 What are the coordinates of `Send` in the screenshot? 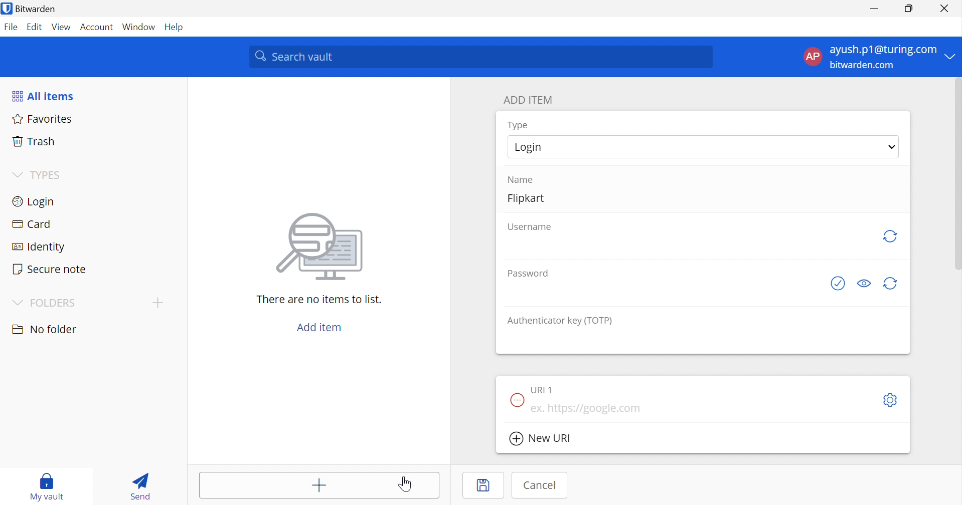 It's located at (139, 486).